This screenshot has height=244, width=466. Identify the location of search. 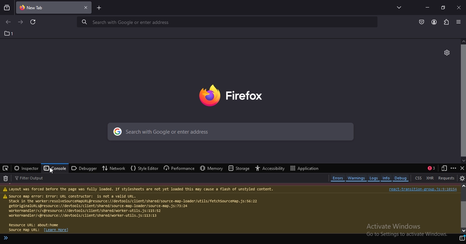
(231, 132).